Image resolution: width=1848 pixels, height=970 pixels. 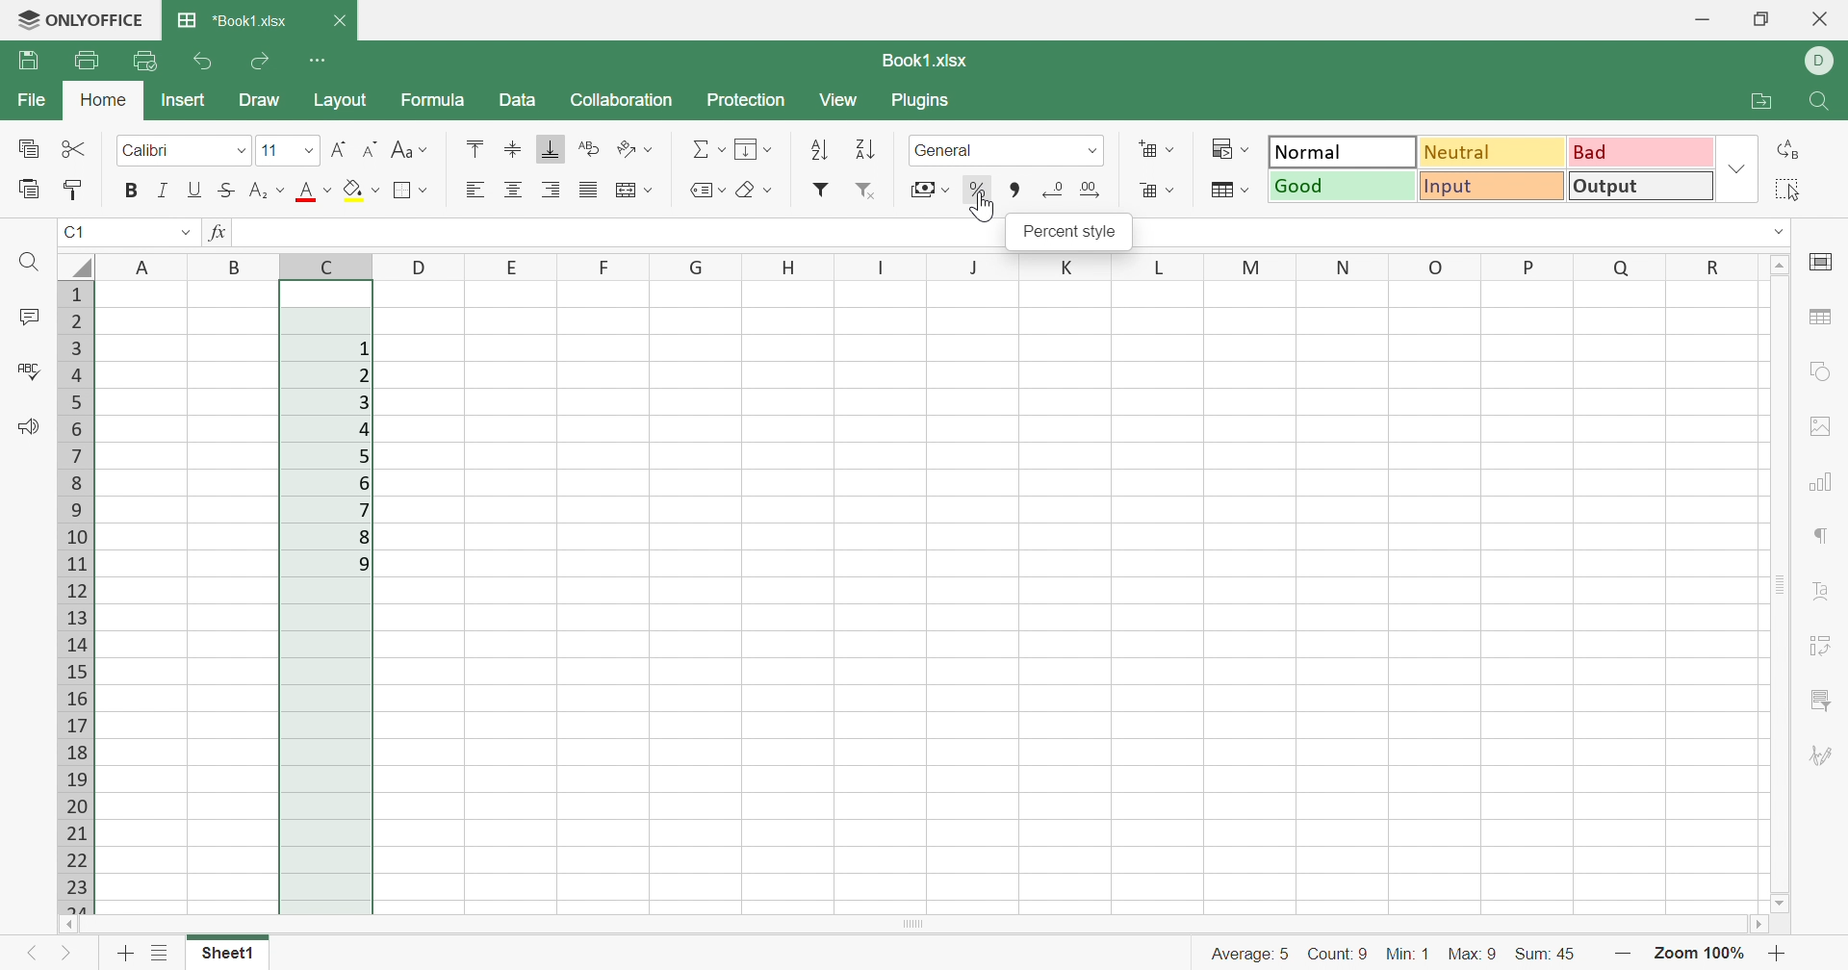 I want to click on Paste, so click(x=30, y=191).